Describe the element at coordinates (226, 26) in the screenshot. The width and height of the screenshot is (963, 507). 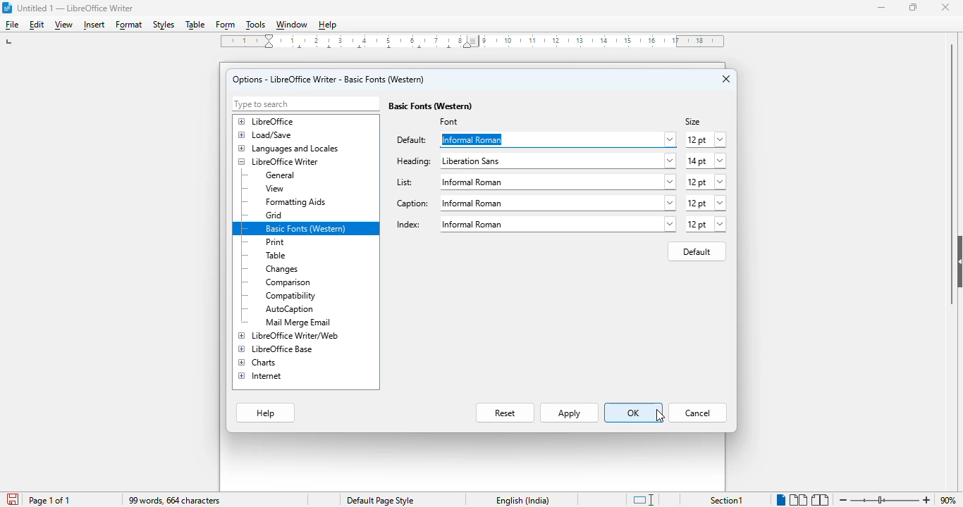
I see `form` at that location.